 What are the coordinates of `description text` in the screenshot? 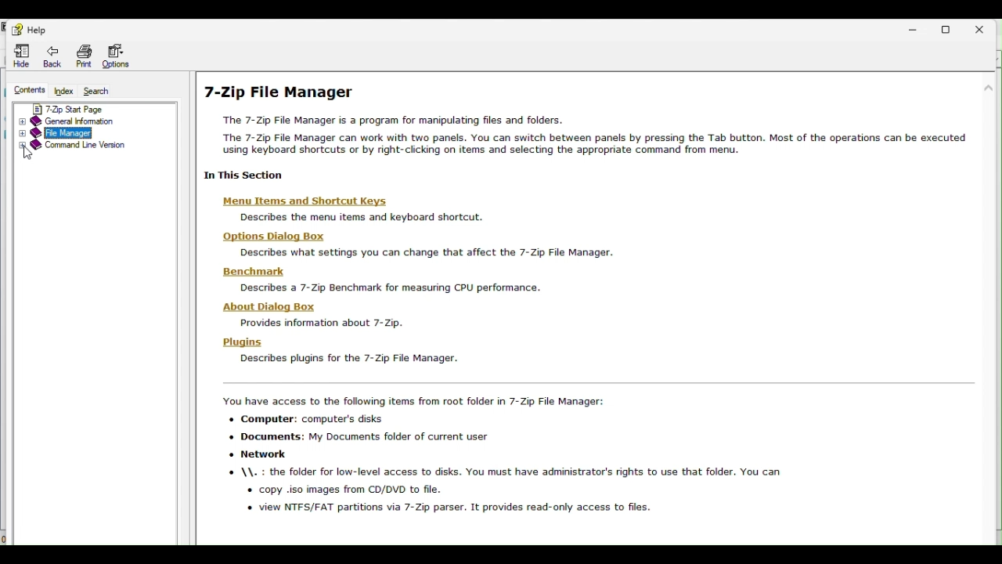 It's located at (439, 252).